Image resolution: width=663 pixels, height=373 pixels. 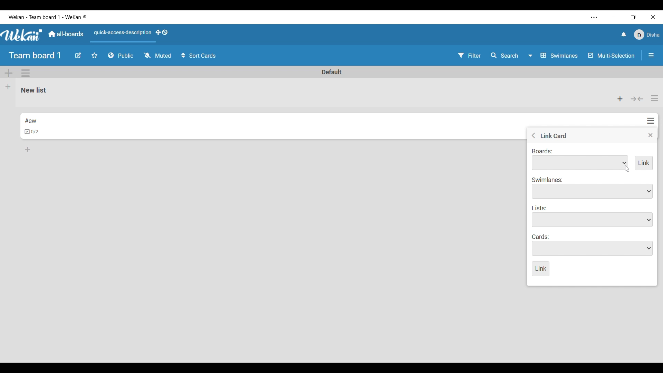 I want to click on Filter, so click(x=470, y=55).